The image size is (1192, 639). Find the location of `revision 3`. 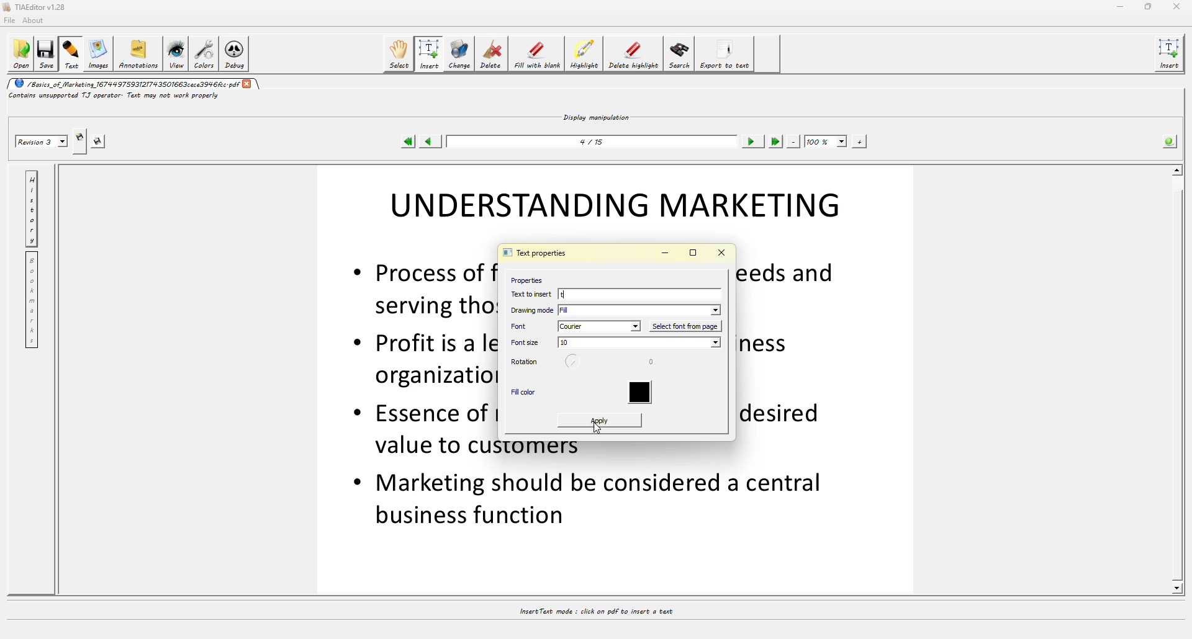

revision 3 is located at coordinates (41, 143).